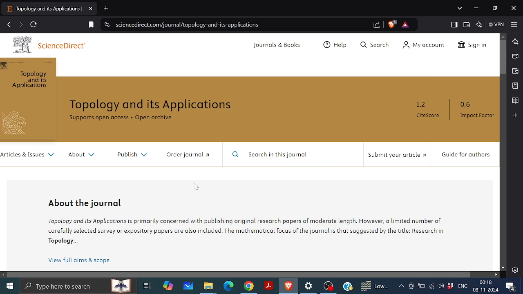 The height and width of the screenshot is (294, 523). What do you see at coordinates (466, 24) in the screenshot?
I see `Wallet` at bounding box center [466, 24].